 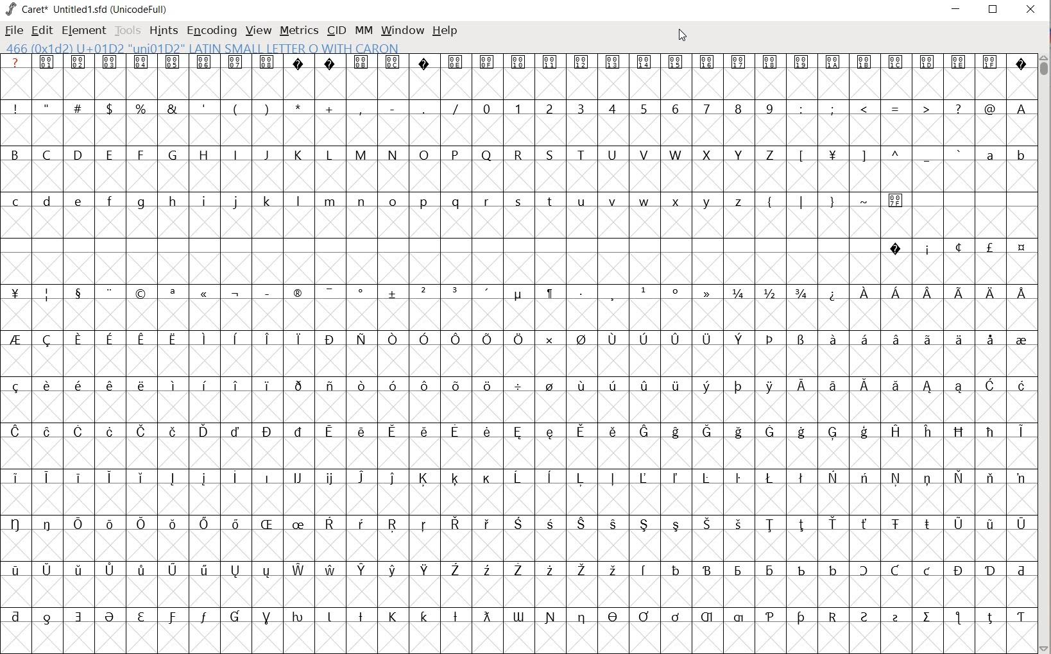 What do you see at coordinates (212, 29) in the screenshot?
I see `ENCODING` at bounding box center [212, 29].